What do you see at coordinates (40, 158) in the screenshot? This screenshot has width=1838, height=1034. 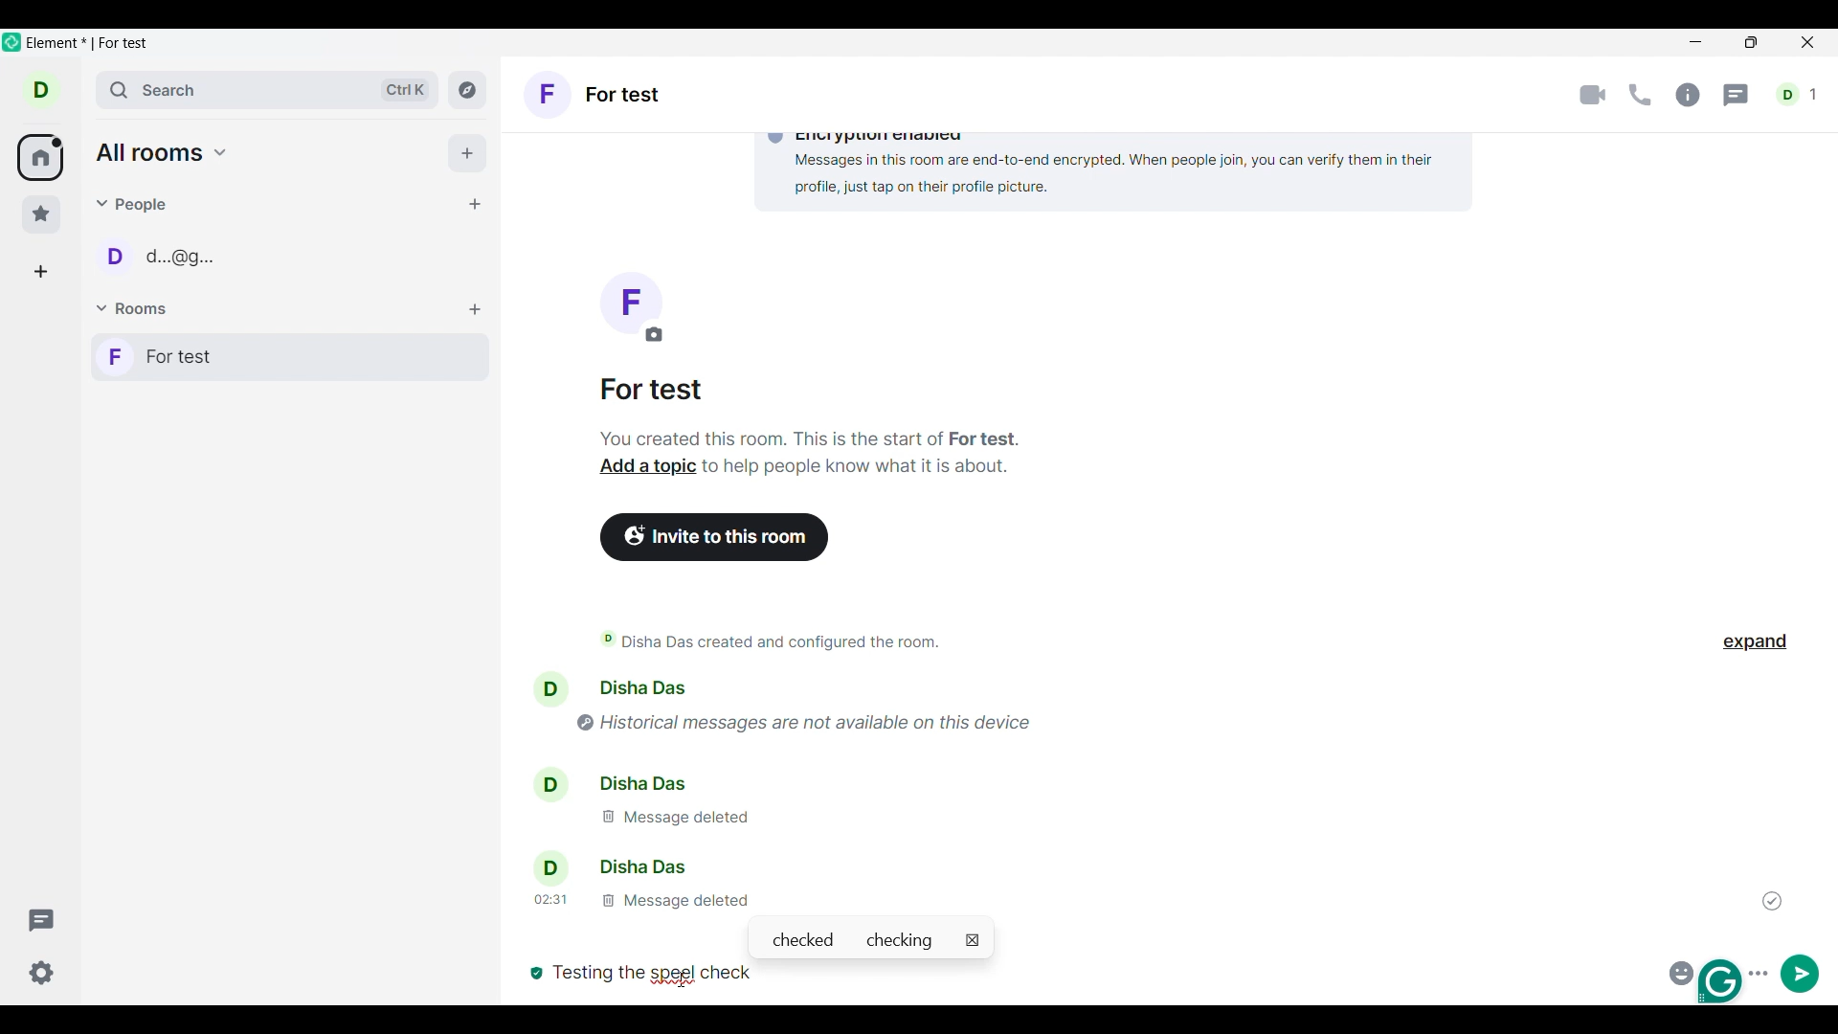 I see `All rooms` at bounding box center [40, 158].